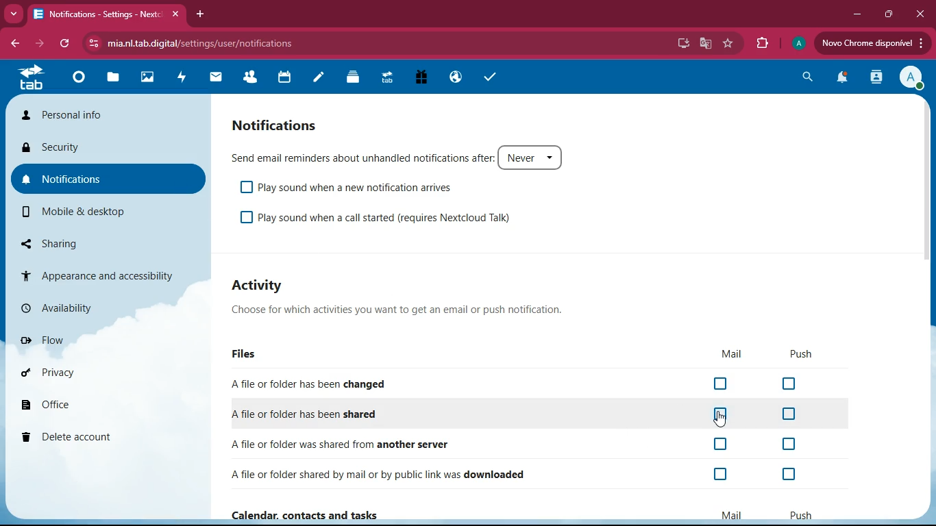  I want to click on images, so click(147, 79).